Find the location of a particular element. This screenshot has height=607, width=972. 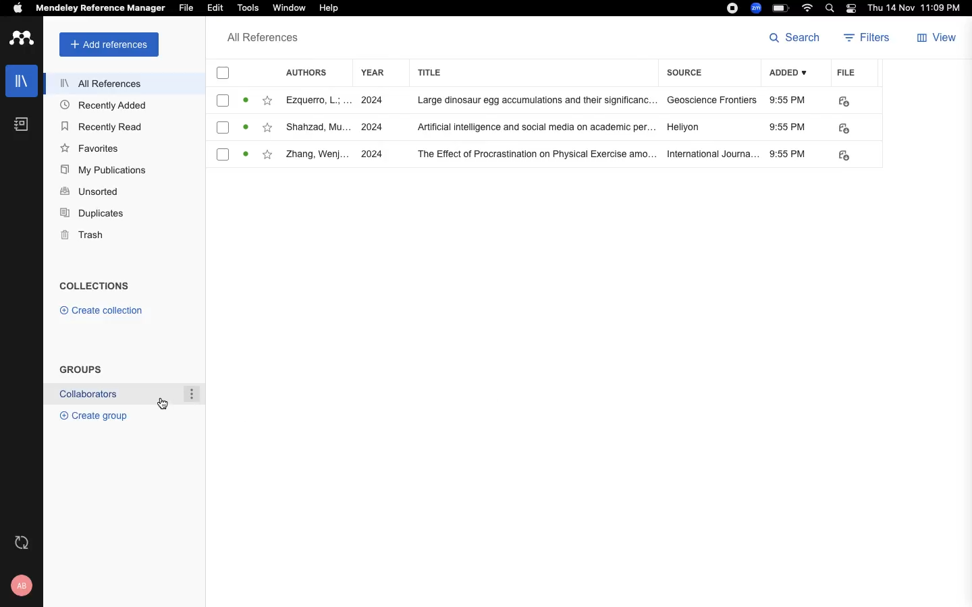

profile is located at coordinates (24, 585).